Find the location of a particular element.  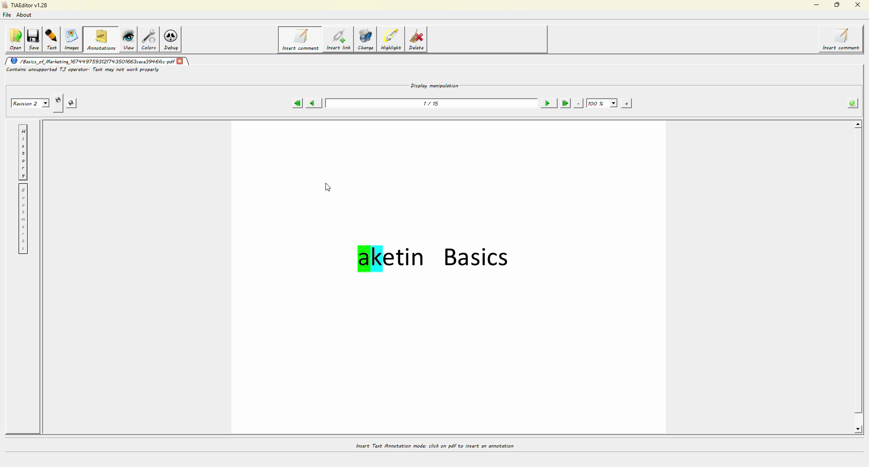

delete is located at coordinates (419, 41).